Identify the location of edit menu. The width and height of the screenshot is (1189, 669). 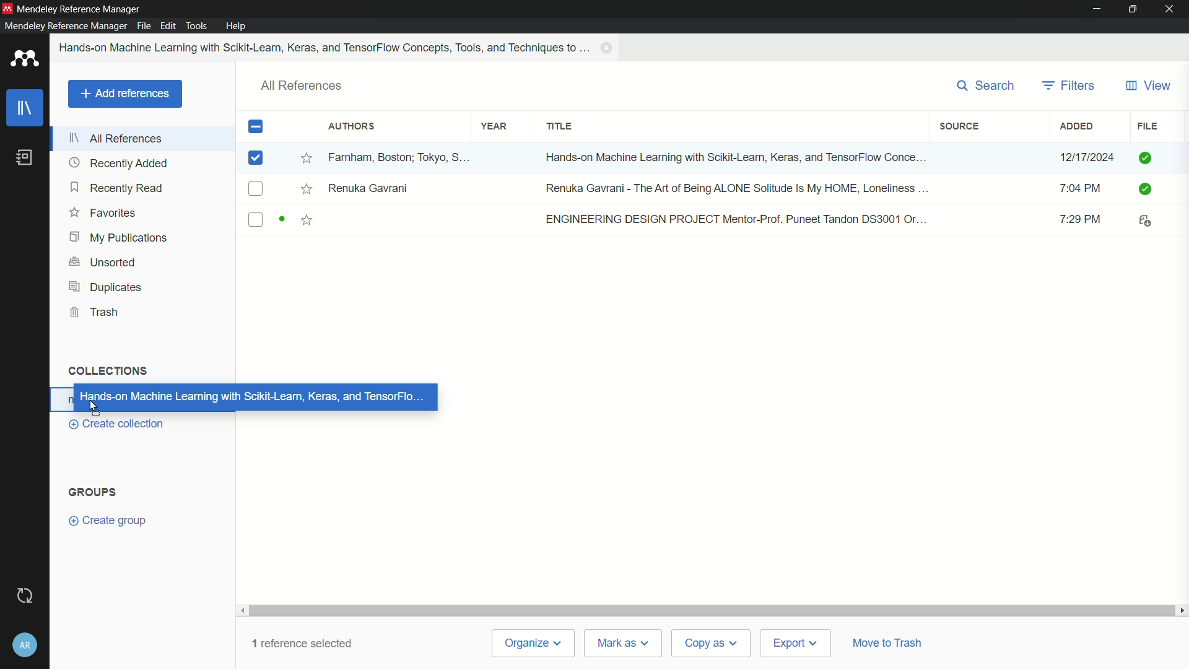
(168, 26).